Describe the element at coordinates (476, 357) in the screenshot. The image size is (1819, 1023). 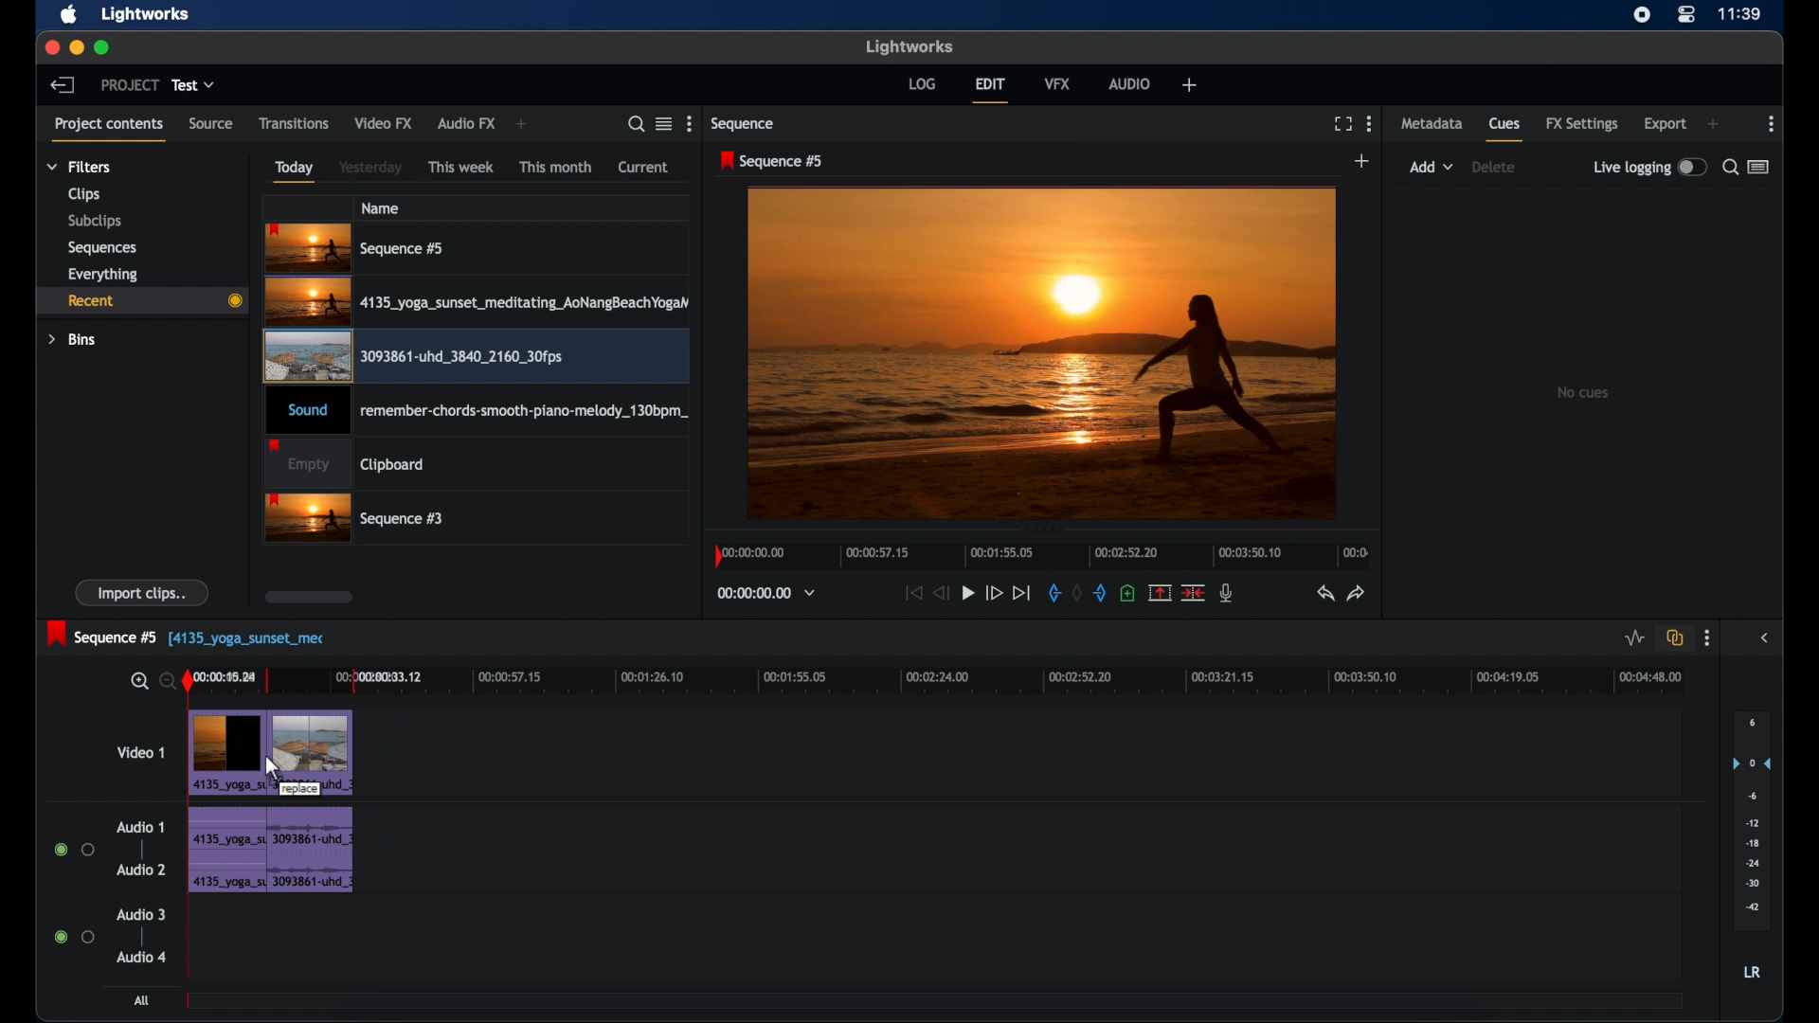
I see `video clip` at that location.